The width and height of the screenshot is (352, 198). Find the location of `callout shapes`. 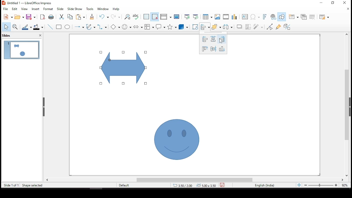

callout shapes is located at coordinates (161, 27).